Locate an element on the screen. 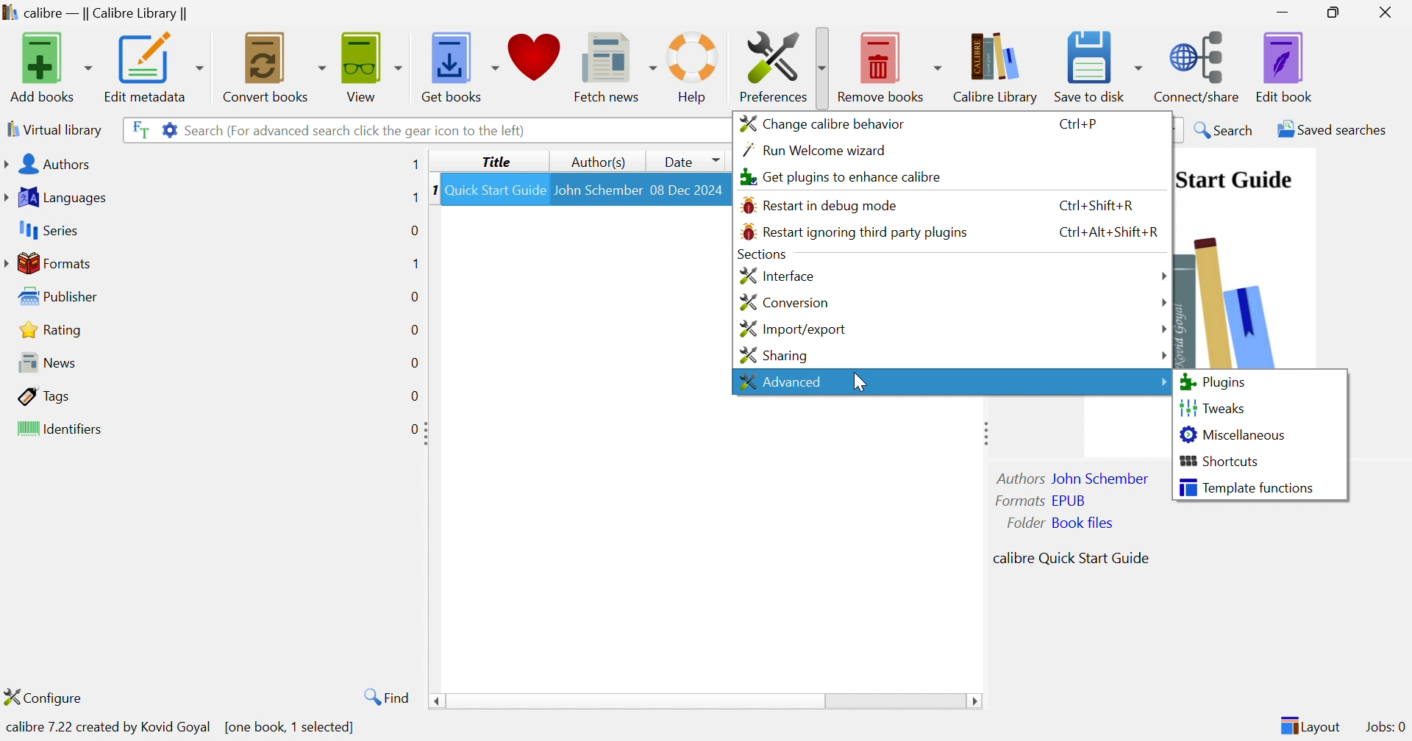 The height and width of the screenshot is (741, 1412). 1 is located at coordinates (432, 189).